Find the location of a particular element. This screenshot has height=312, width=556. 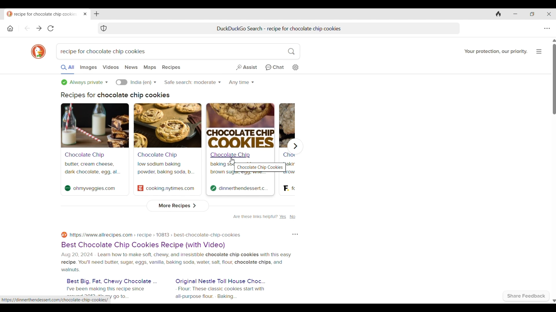

Search images is located at coordinates (88, 68).